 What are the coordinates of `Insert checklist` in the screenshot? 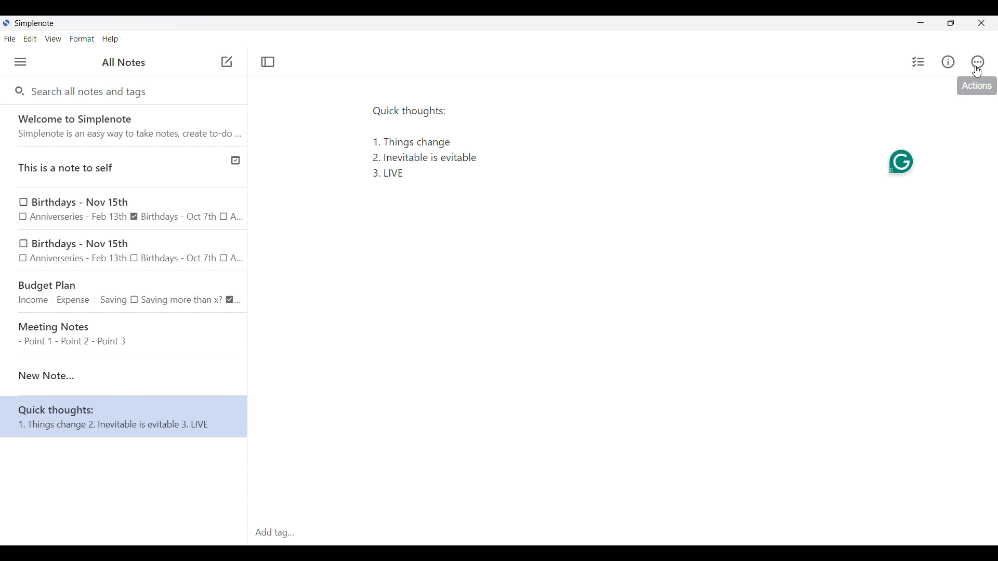 It's located at (918, 62).